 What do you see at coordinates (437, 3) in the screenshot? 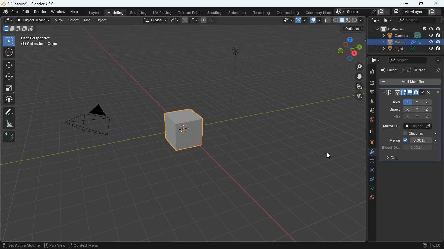
I see `close` at bounding box center [437, 3].